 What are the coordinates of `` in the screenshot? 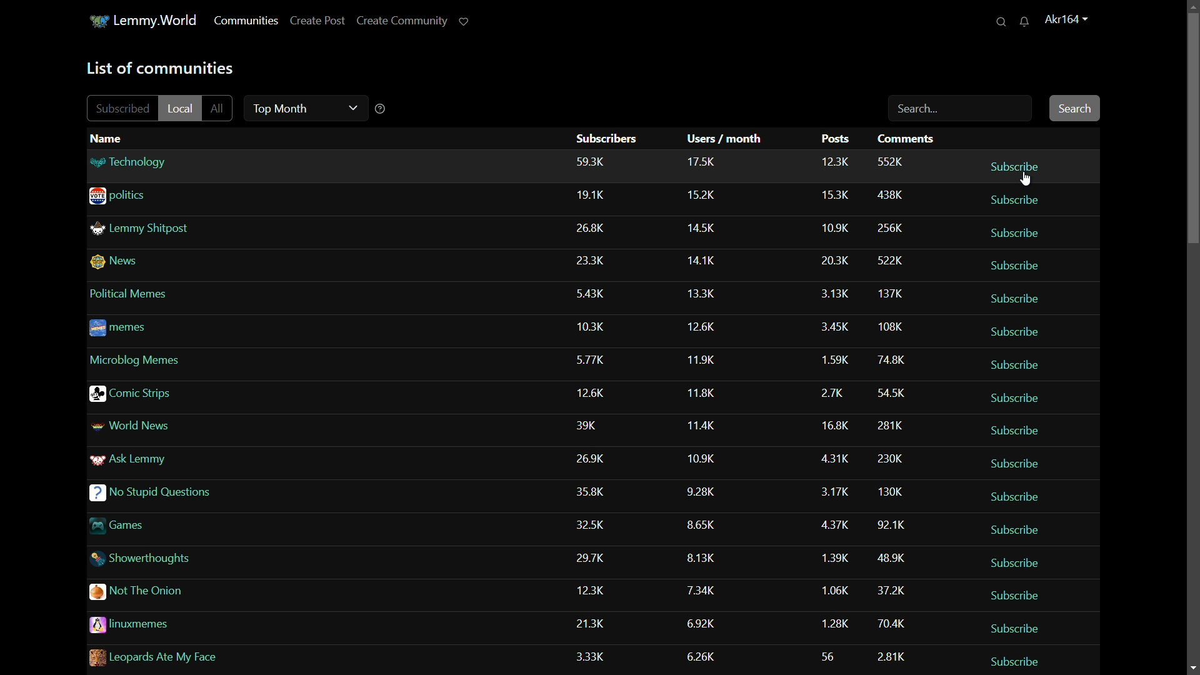 It's located at (594, 296).